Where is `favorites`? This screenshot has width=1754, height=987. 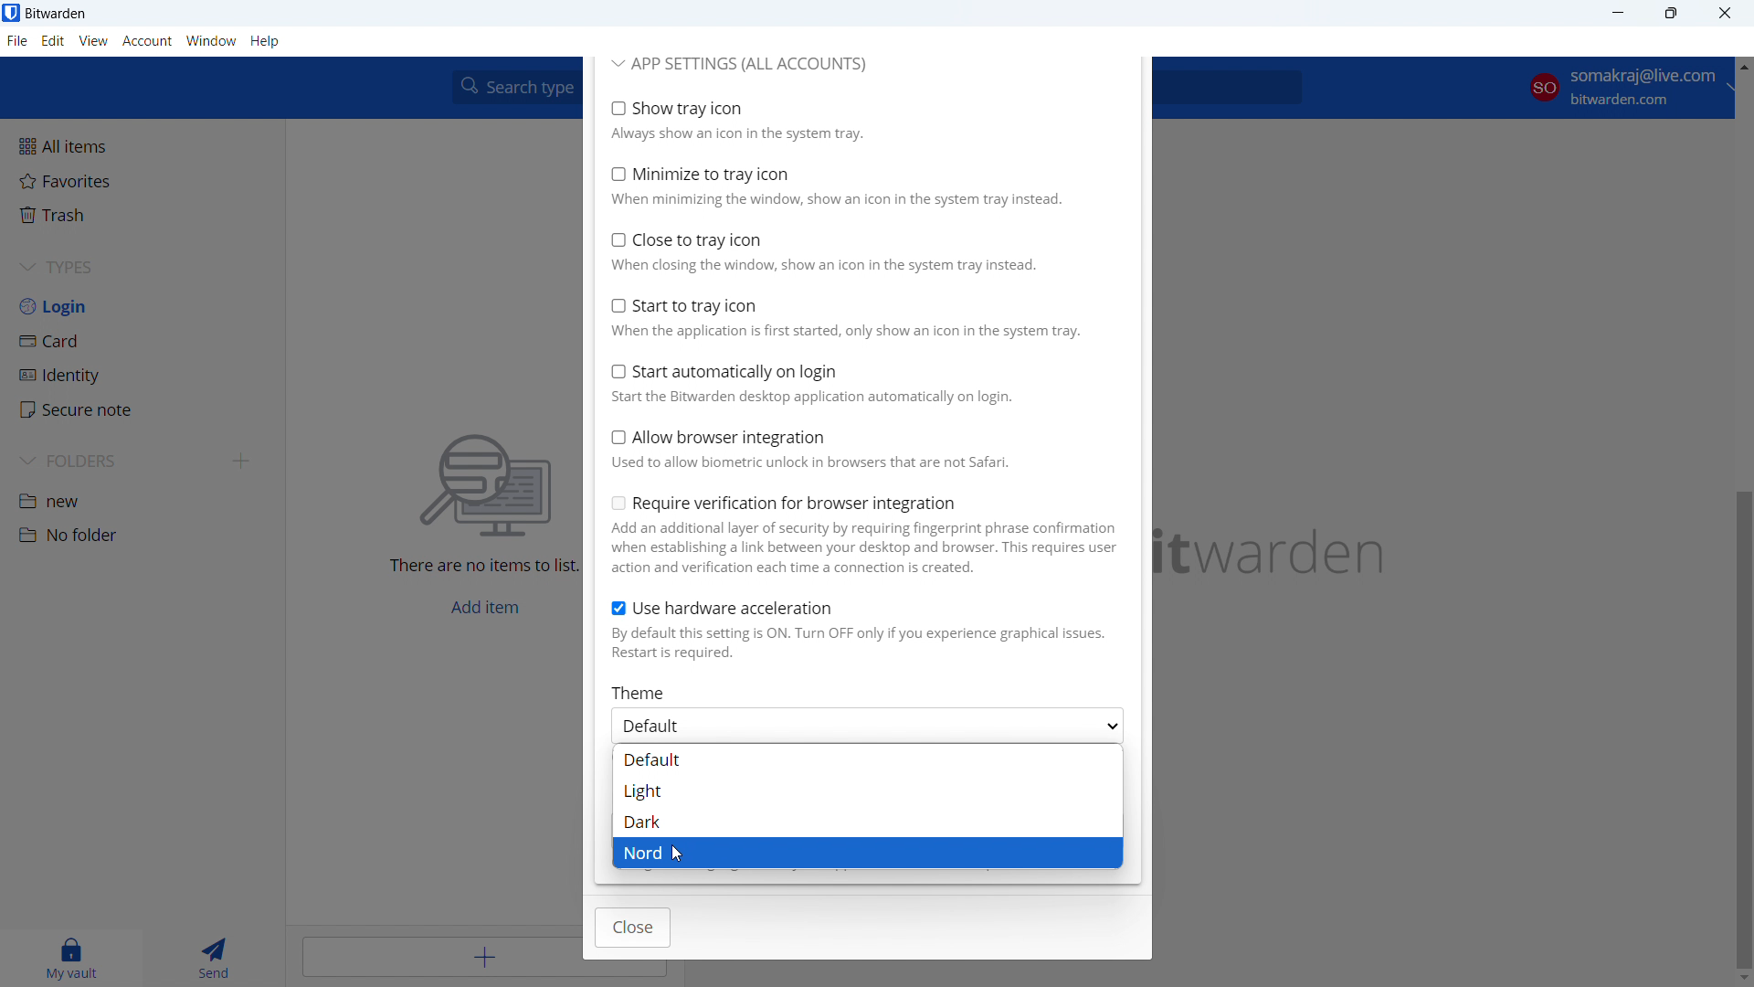 favorites is located at coordinates (140, 180).